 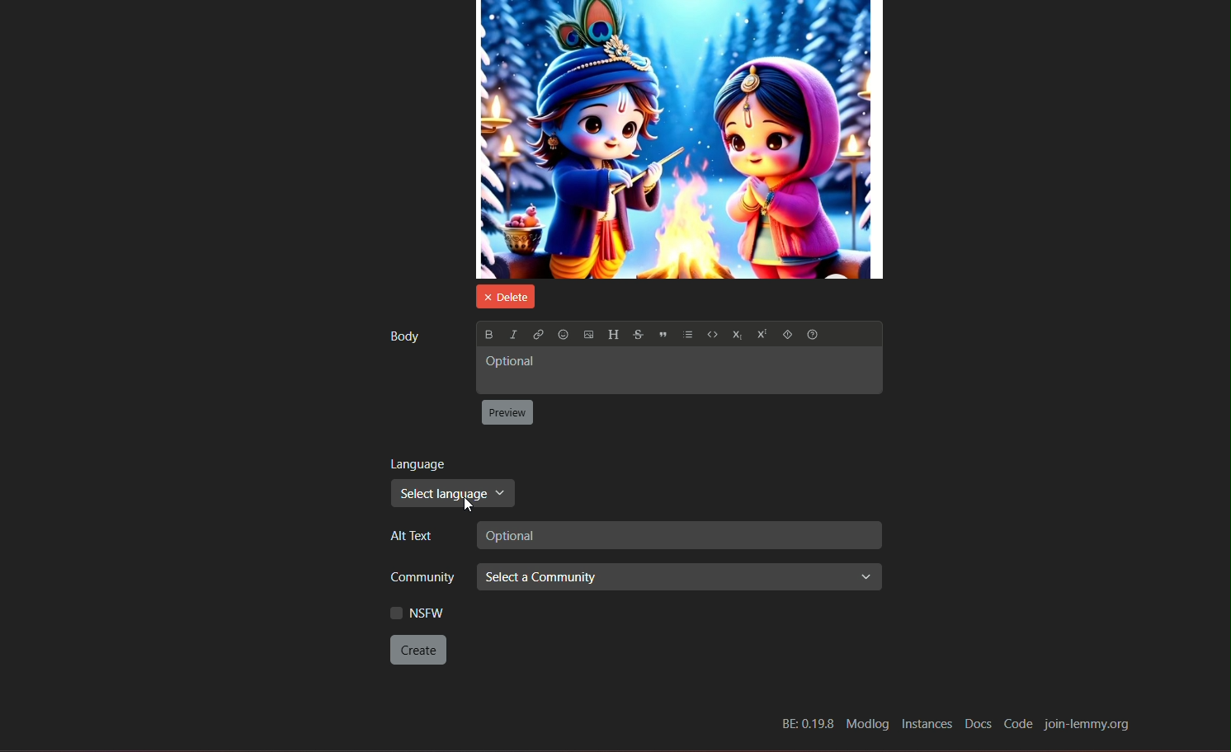 What do you see at coordinates (454, 494) in the screenshot?
I see `Select Language` at bounding box center [454, 494].